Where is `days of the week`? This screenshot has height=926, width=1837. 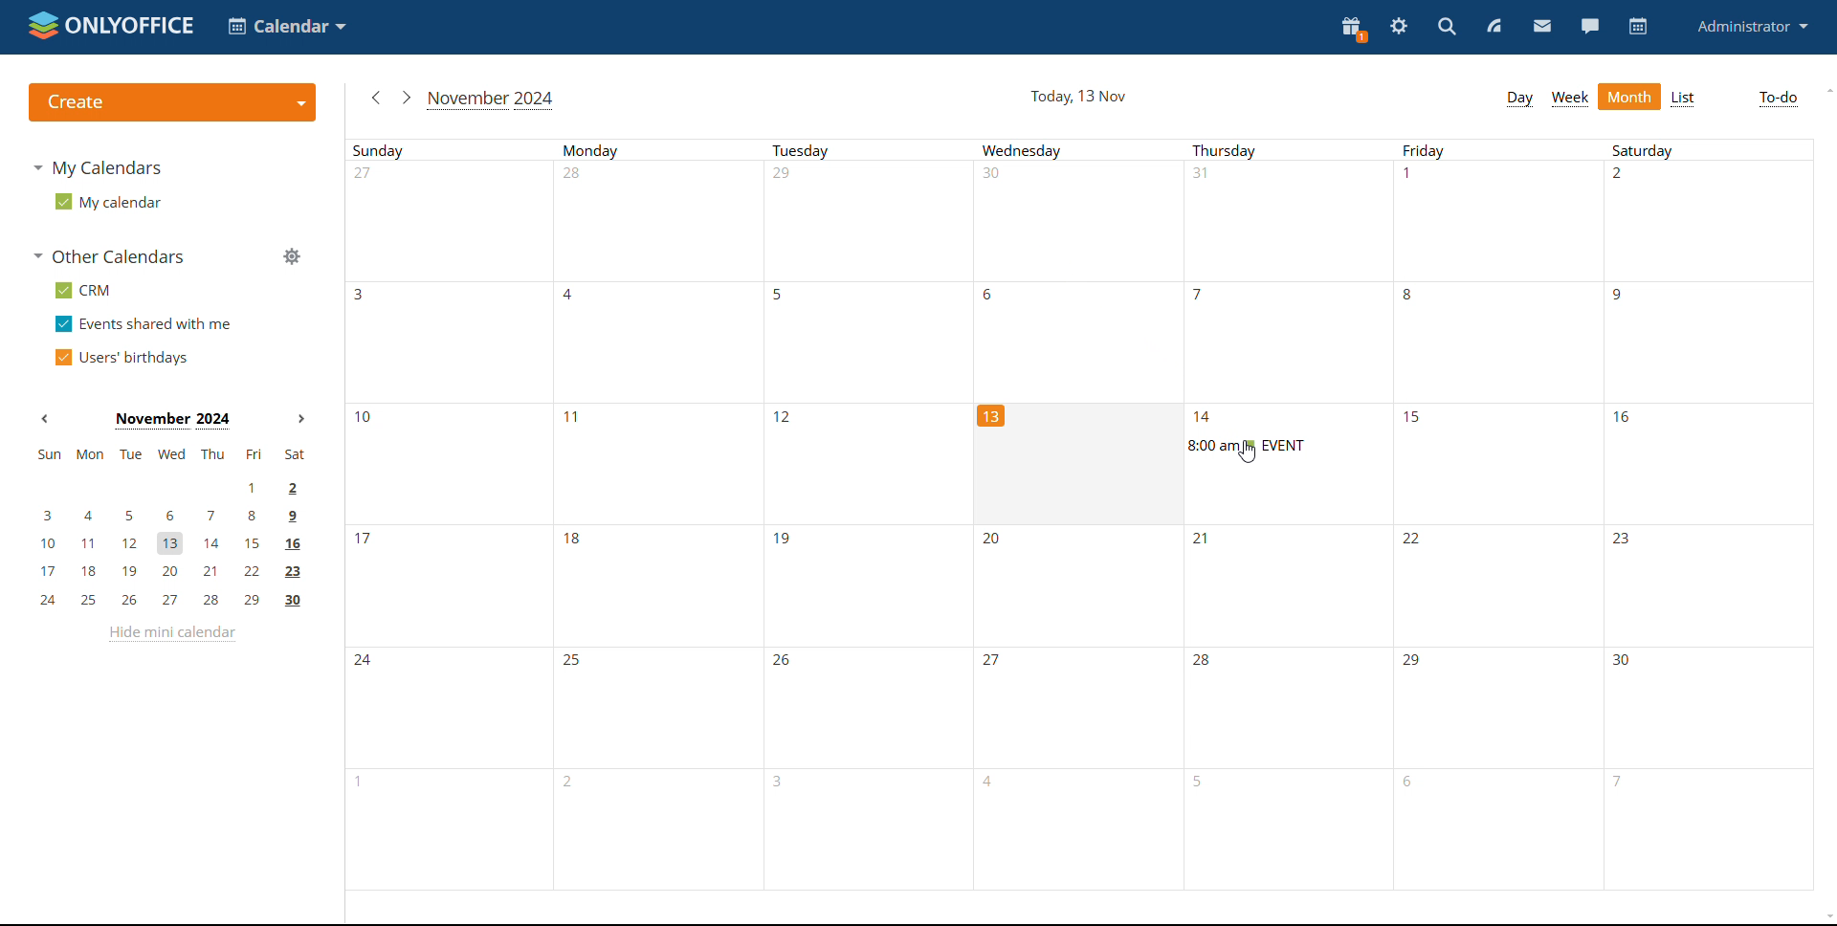 days of the week is located at coordinates (1079, 149).